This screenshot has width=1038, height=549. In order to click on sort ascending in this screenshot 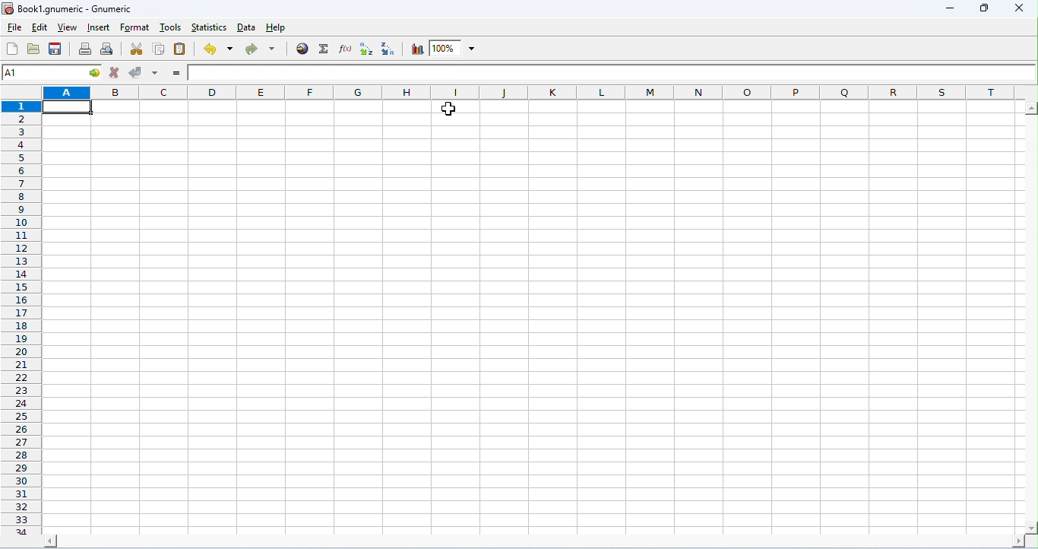, I will do `click(368, 49)`.